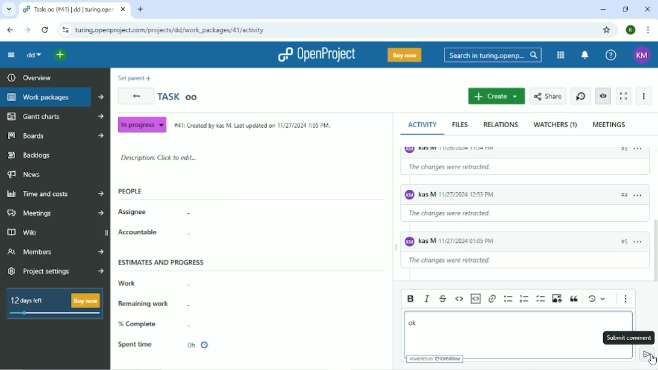 This screenshot has width=658, height=370. What do you see at coordinates (496, 96) in the screenshot?
I see `Create` at bounding box center [496, 96].